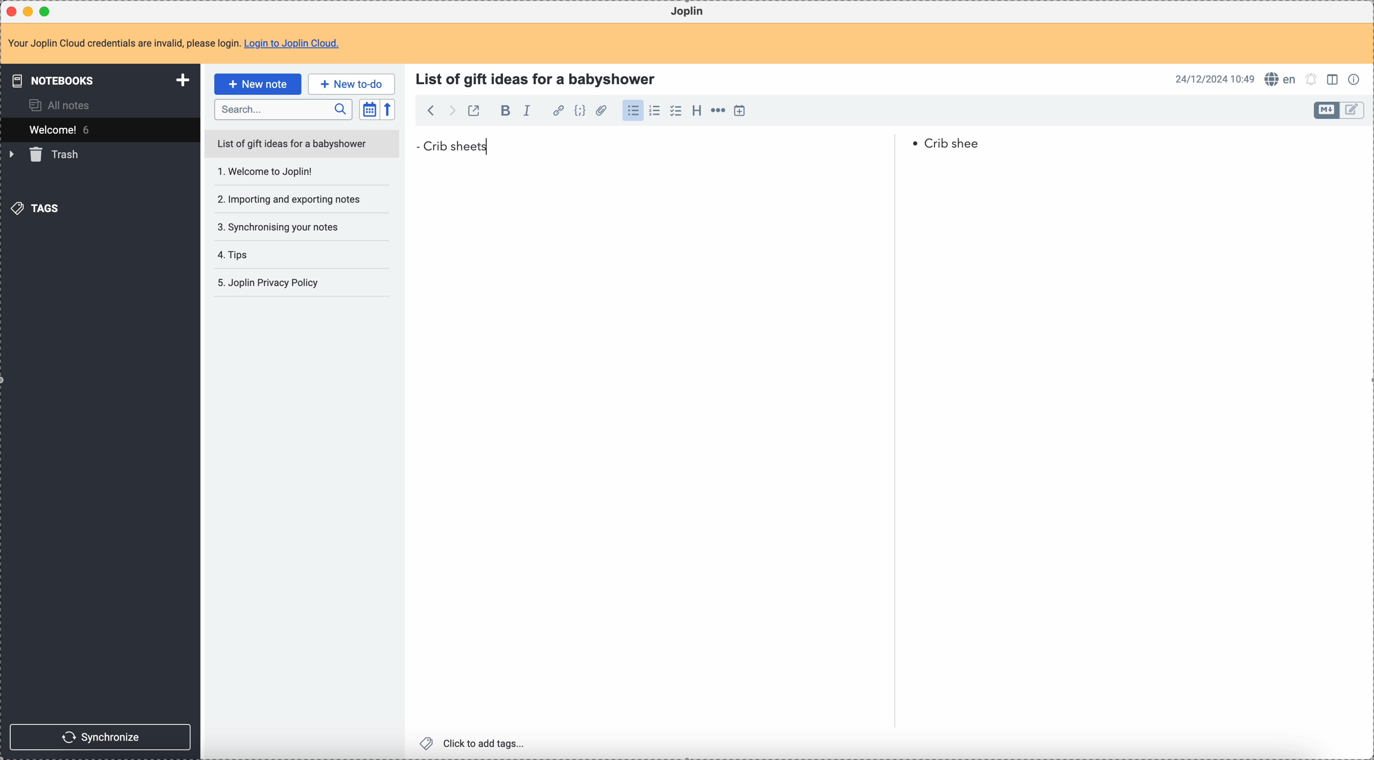 The width and height of the screenshot is (1374, 760). I want to click on close Joplin, so click(10, 11).